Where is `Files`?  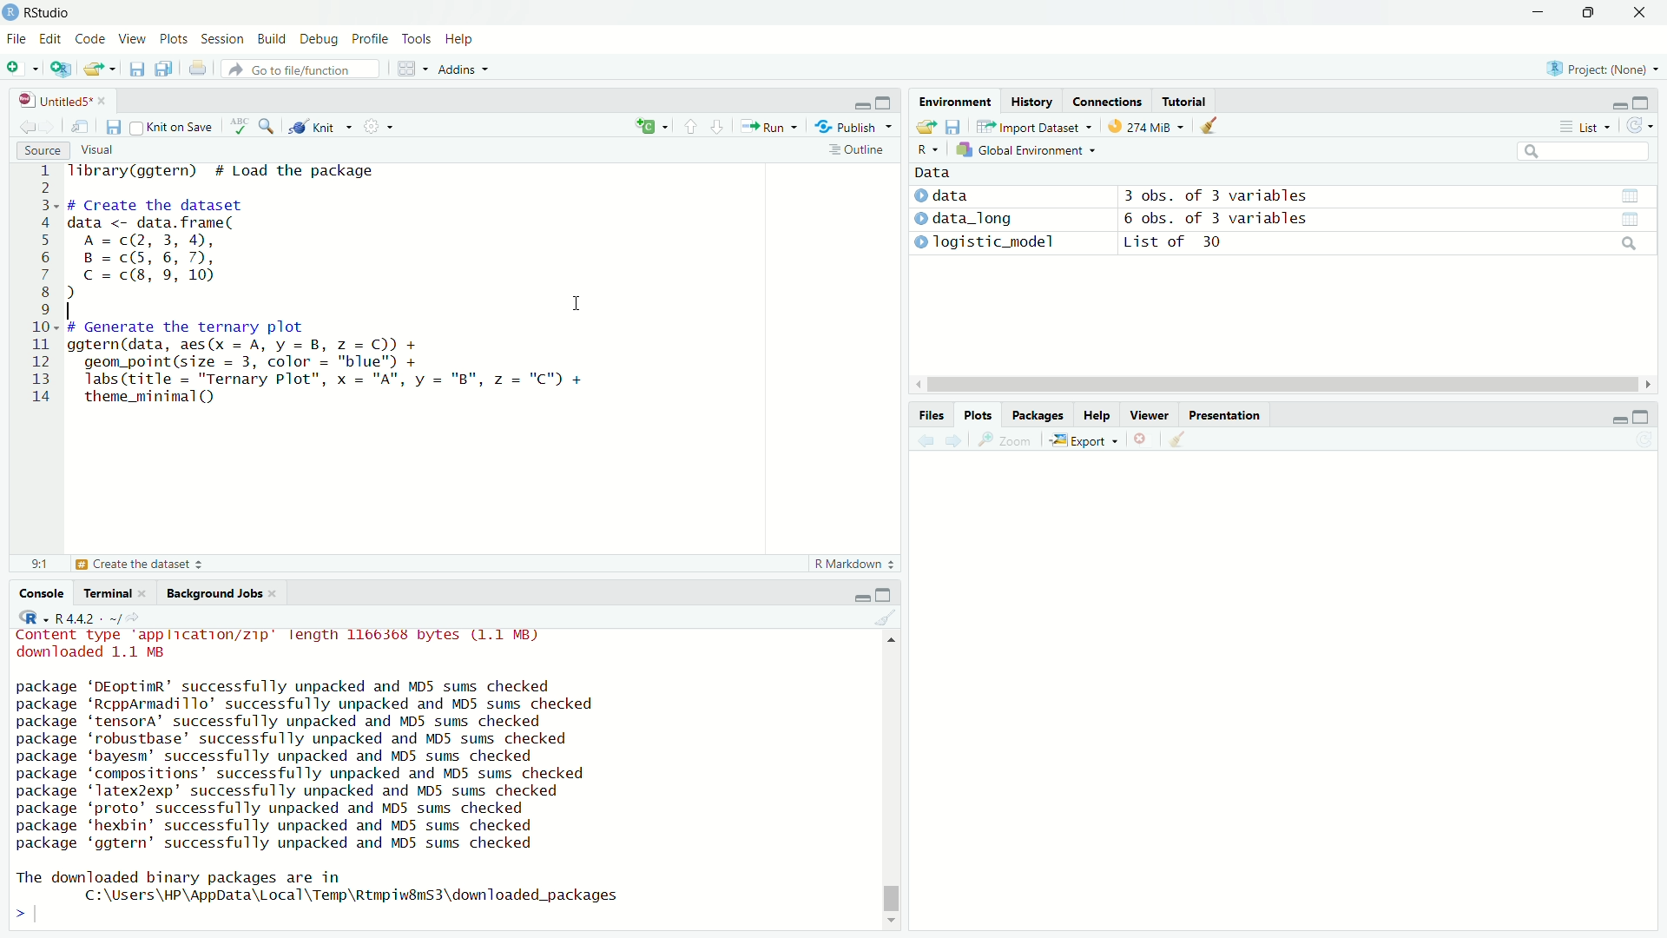 Files is located at coordinates (922, 413).